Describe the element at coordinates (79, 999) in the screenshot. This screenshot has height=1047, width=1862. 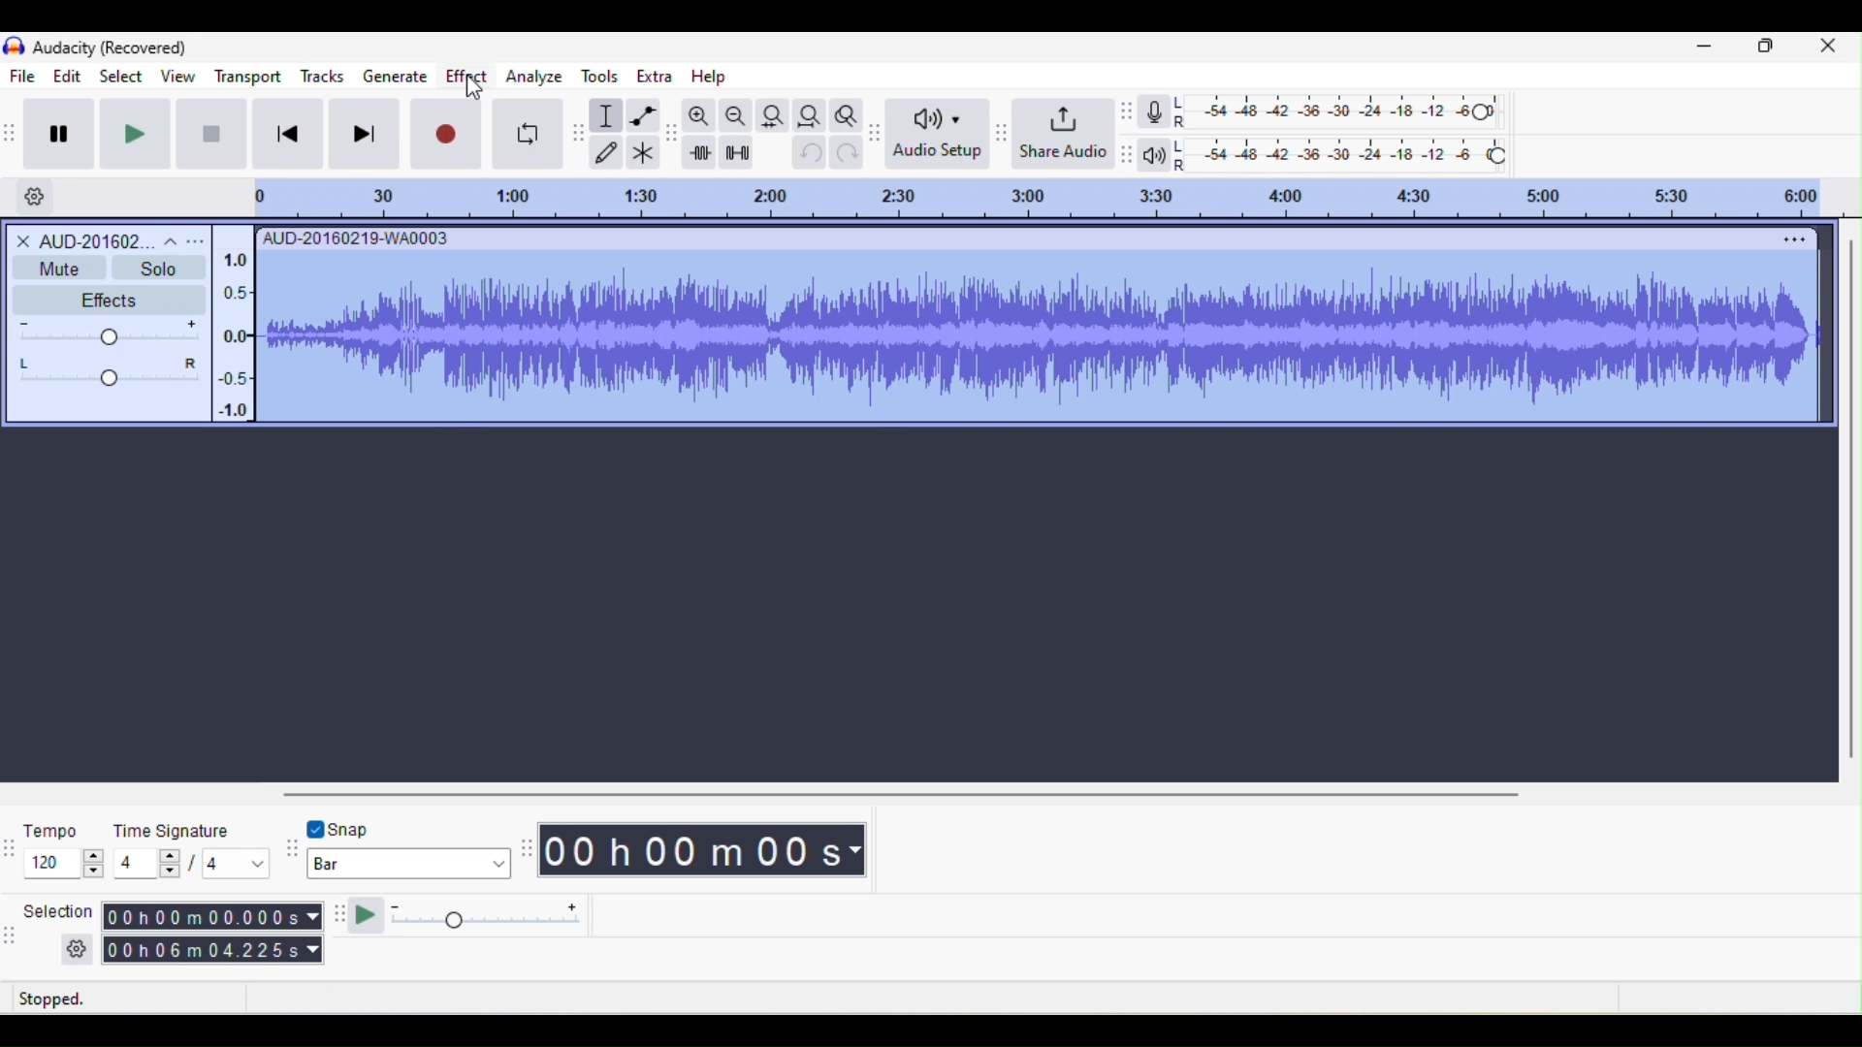
I see `stopped` at that location.